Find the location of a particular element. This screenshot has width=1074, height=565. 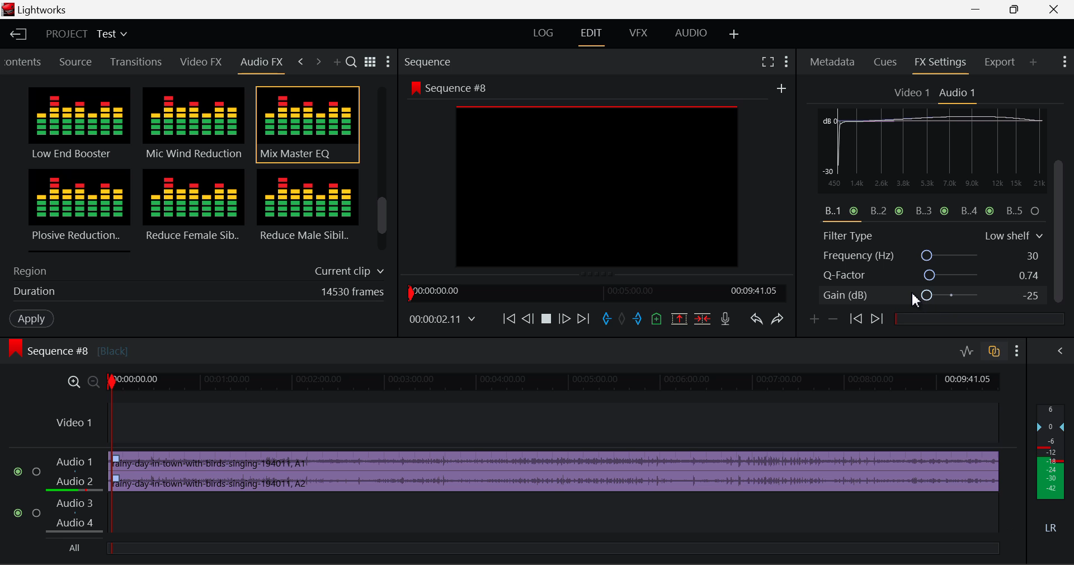

Duration is located at coordinates (195, 294).